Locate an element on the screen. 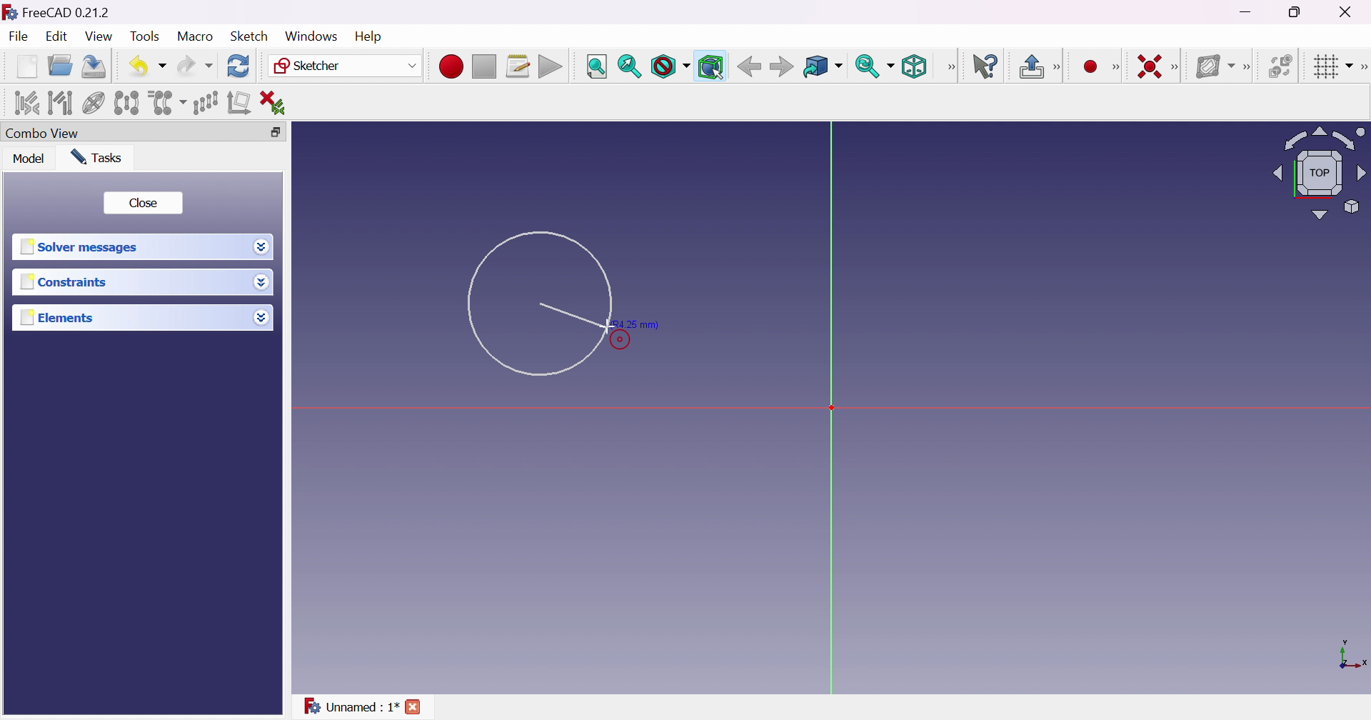 The height and width of the screenshot is (720, 1371). Edit is located at coordinates (56, 38).